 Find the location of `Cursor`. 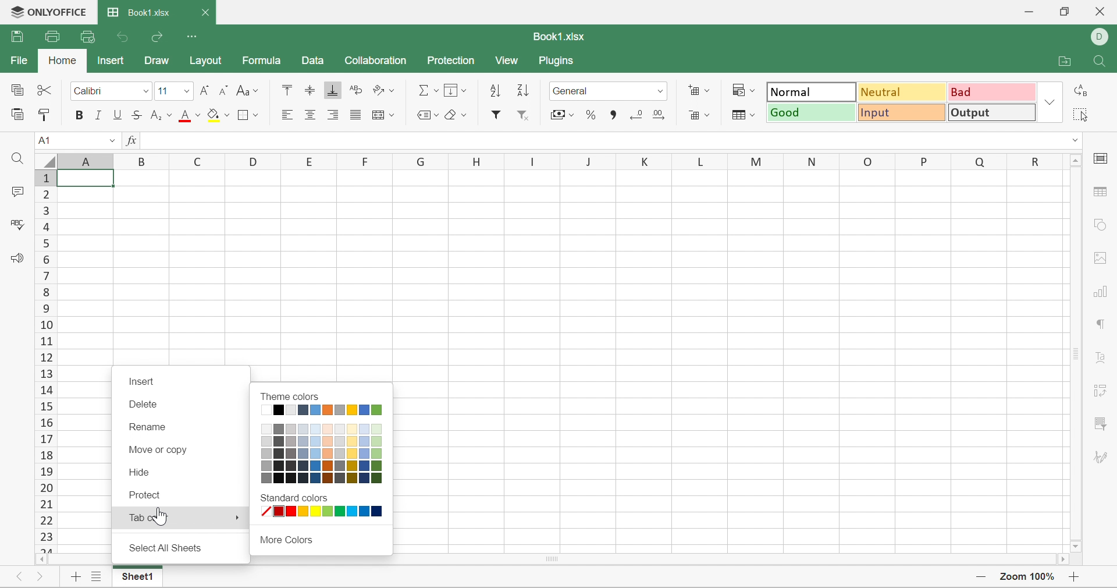

Cursor is located at coordinates (165, 519).